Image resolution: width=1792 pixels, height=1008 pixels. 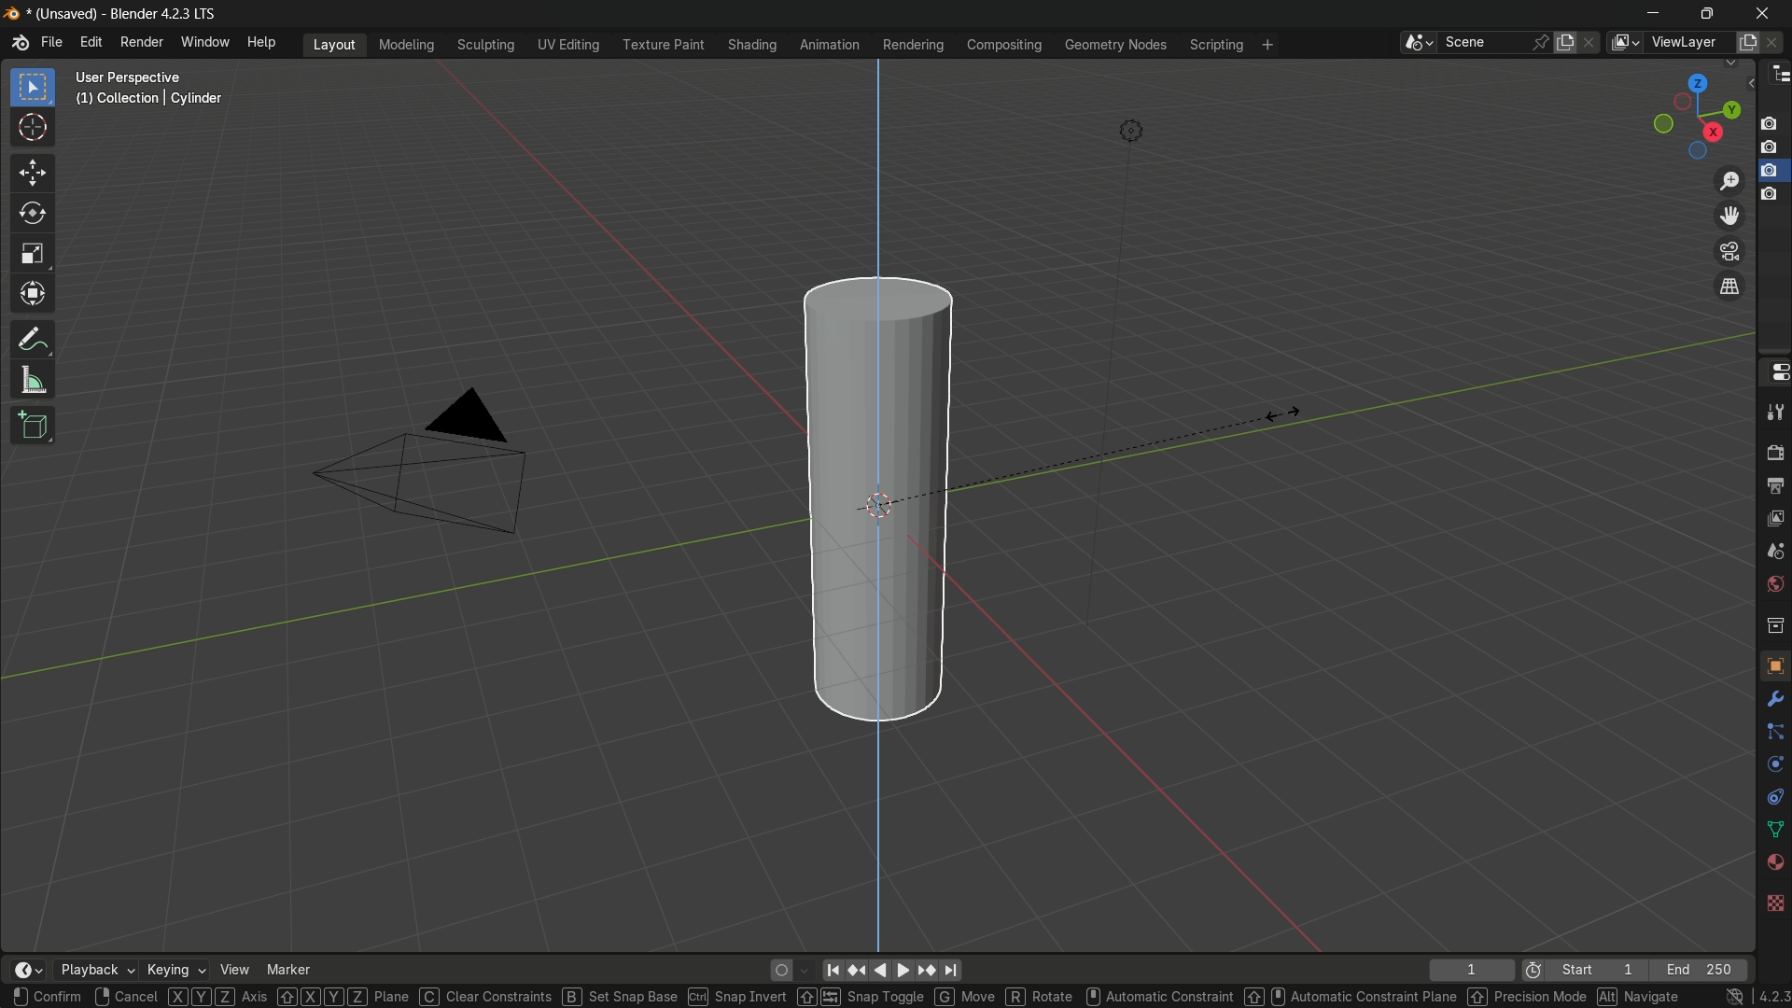 I want to click on scripting, so click(x=1217, y=44).